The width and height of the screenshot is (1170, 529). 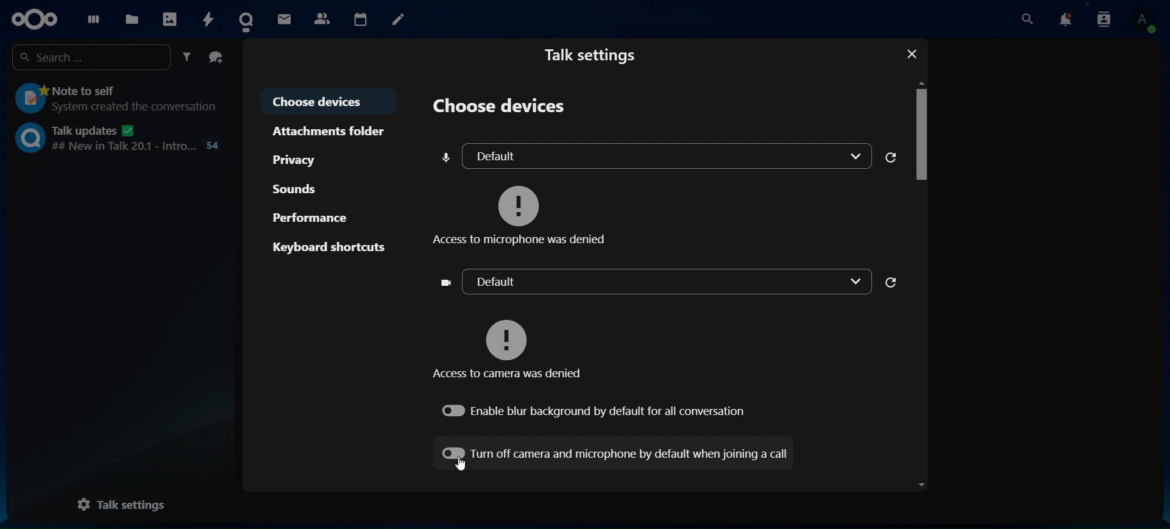 I want to click on access to microphone was denied, so click(x=528, y=211).